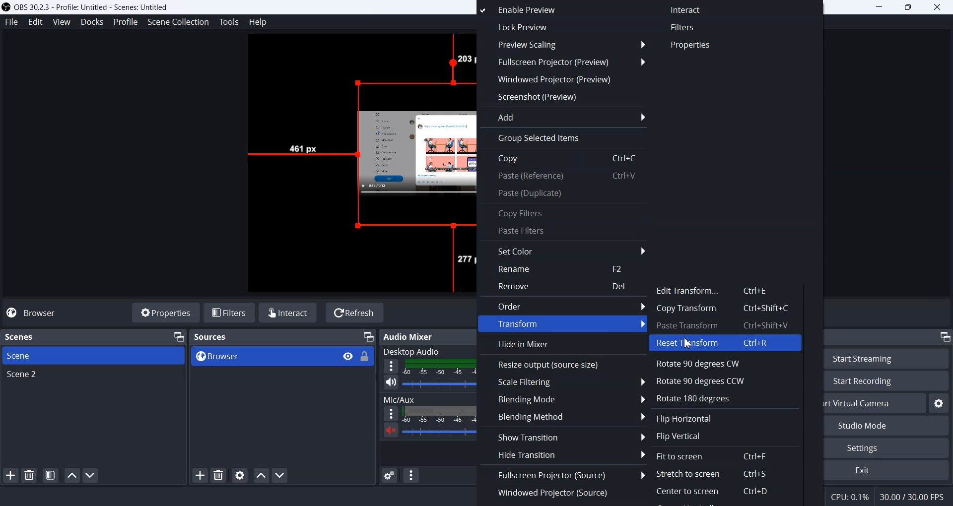  Describe the element at coordinates (564, 230) in the screenshot. I see `Paste Filters` at that location.